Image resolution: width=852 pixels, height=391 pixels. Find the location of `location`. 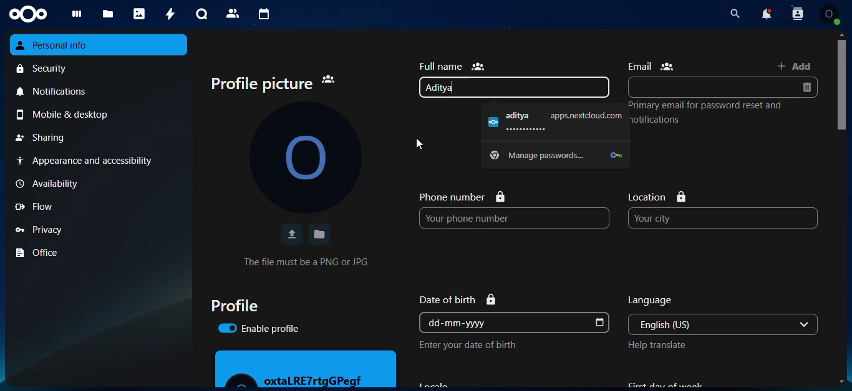

location is located at coordinates (658, 197).